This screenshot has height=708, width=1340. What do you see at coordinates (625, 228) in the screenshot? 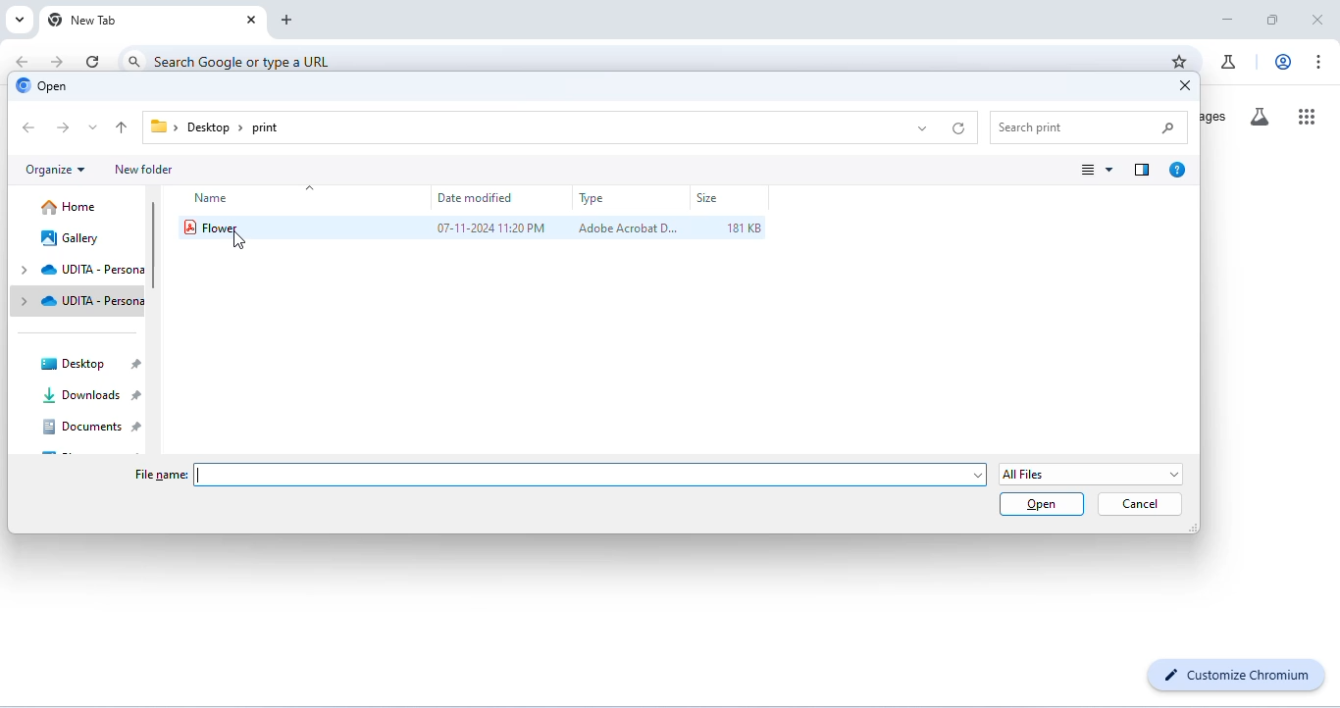
I see `adobe acrobat file` at bounding box center [625, 228].